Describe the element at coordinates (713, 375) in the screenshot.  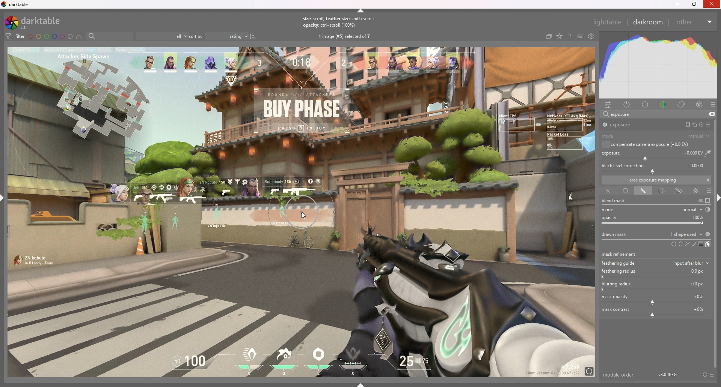
I see `presets` at that location.